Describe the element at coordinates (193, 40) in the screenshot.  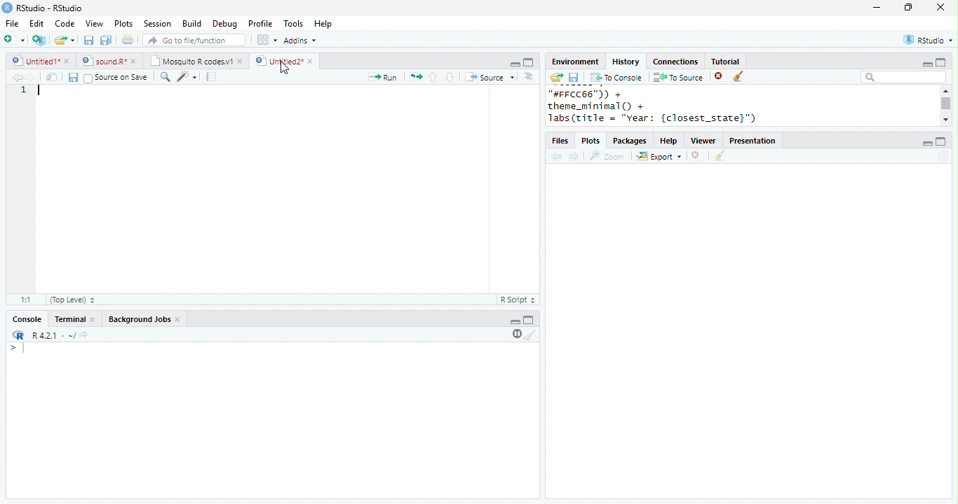
I see `search file` at that location.